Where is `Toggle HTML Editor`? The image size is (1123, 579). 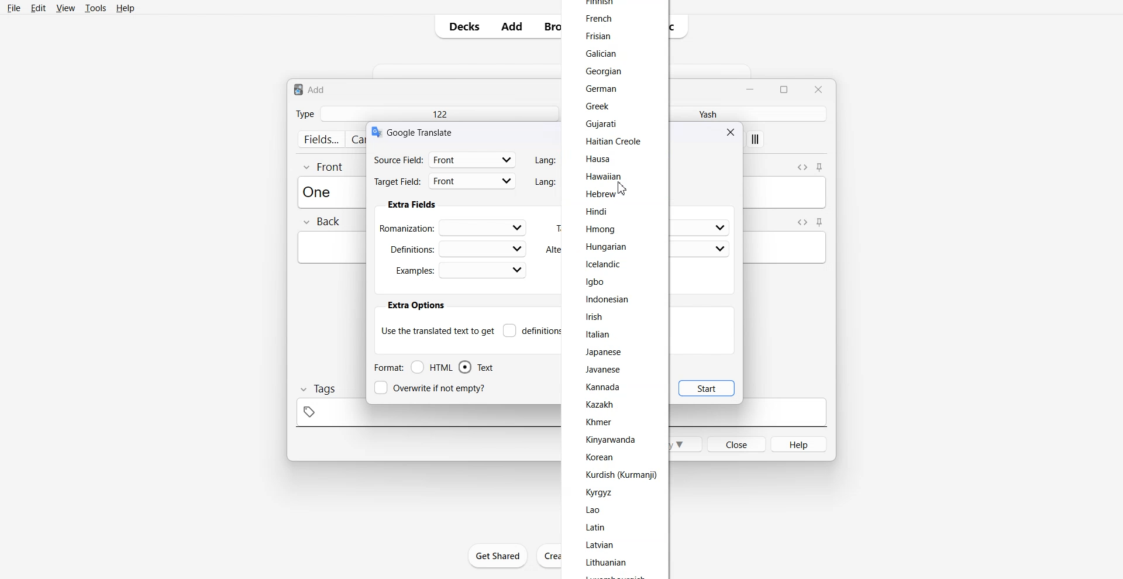
Toggle HTML Editor is located at coordinates (802, 166).